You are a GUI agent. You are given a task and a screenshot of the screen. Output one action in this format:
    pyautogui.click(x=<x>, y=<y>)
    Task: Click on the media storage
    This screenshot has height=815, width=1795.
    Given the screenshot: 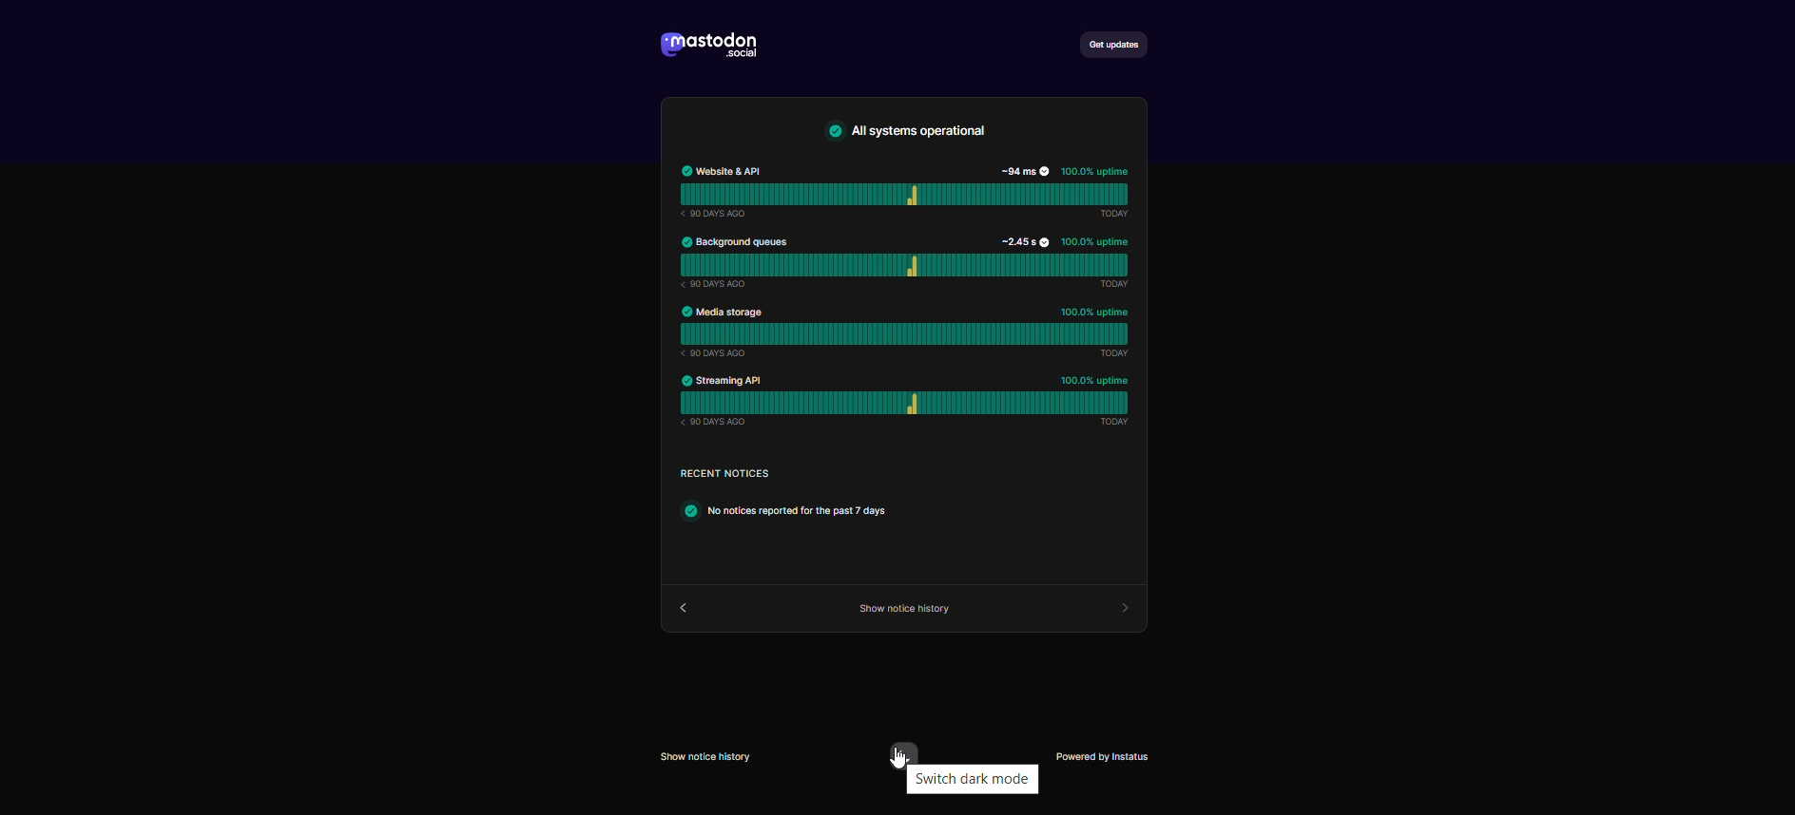 What is the action you would take?
    pyautogui.click(x=903, y=332)
    